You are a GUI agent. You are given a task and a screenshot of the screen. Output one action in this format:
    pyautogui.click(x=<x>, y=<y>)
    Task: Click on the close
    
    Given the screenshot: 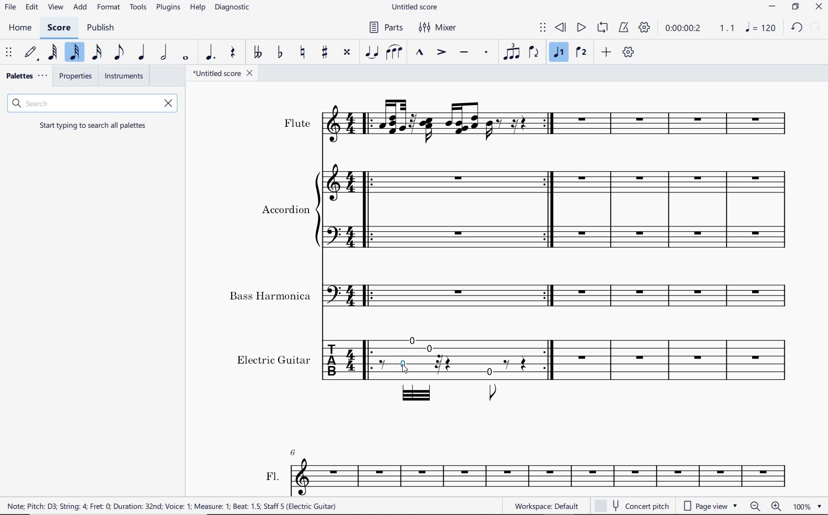 What is the action you would take?
    pyautogui.click(x=819, y=7)
    